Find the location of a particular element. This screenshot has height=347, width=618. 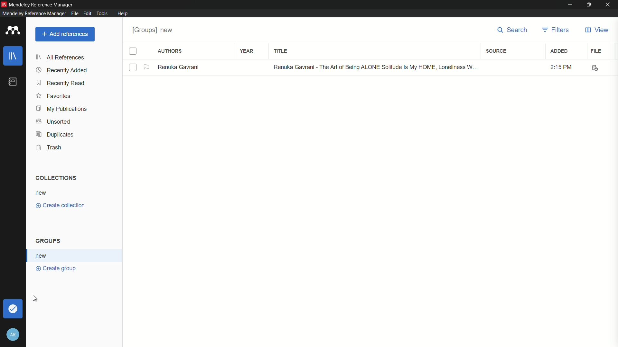

new is located at coordinates (42, 255).